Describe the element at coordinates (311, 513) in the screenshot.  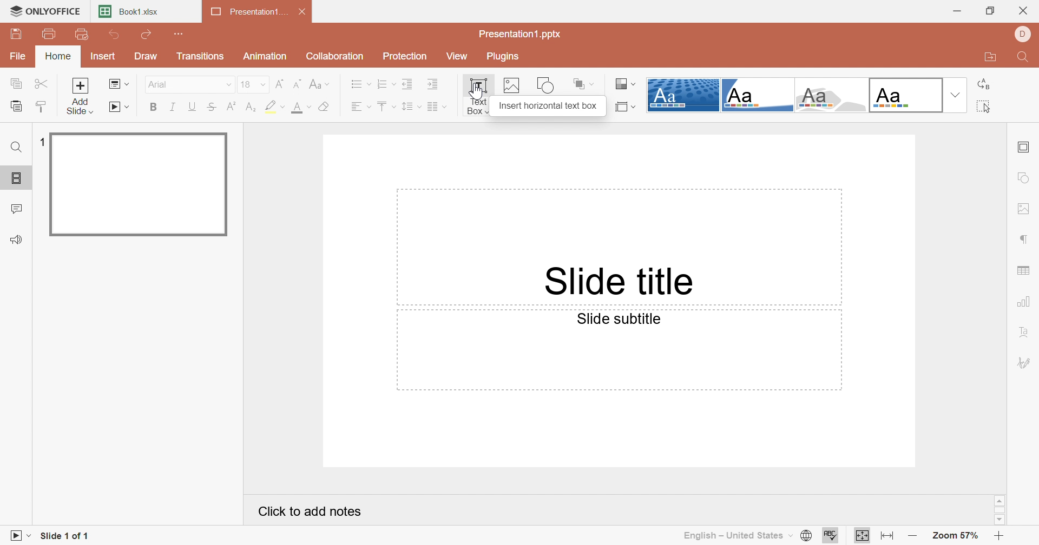
I see `Click to add notes` at that location.